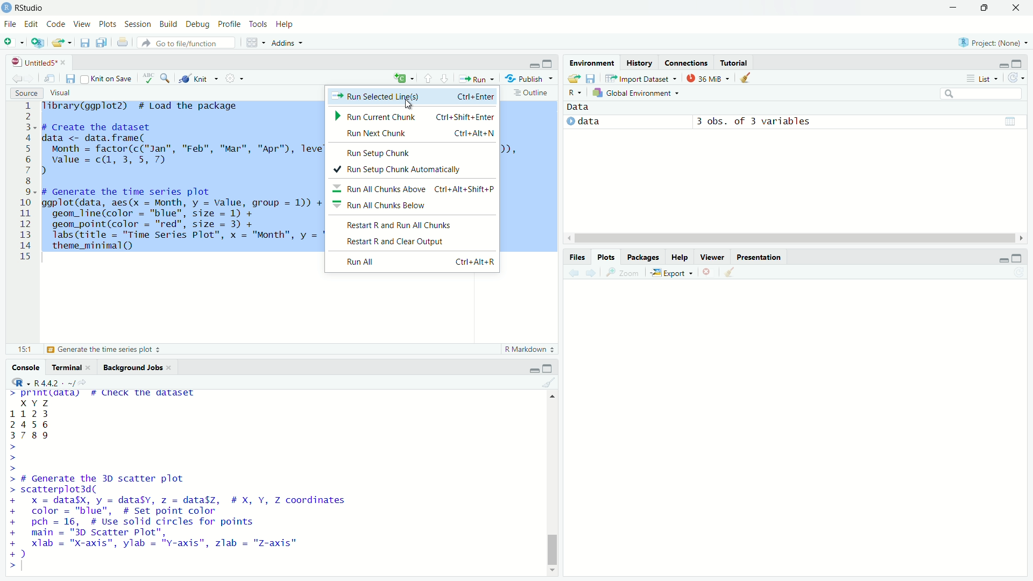 The image size is (1033, 581). I want to click on create a project, so click(38, 42).